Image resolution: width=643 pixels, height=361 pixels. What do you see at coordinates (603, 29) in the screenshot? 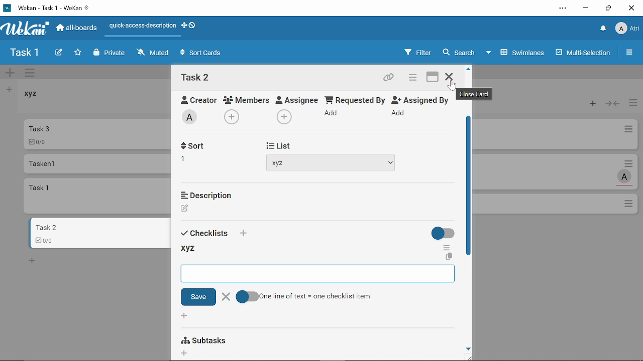
I see `Notifications` at bounding box center [603, 29].